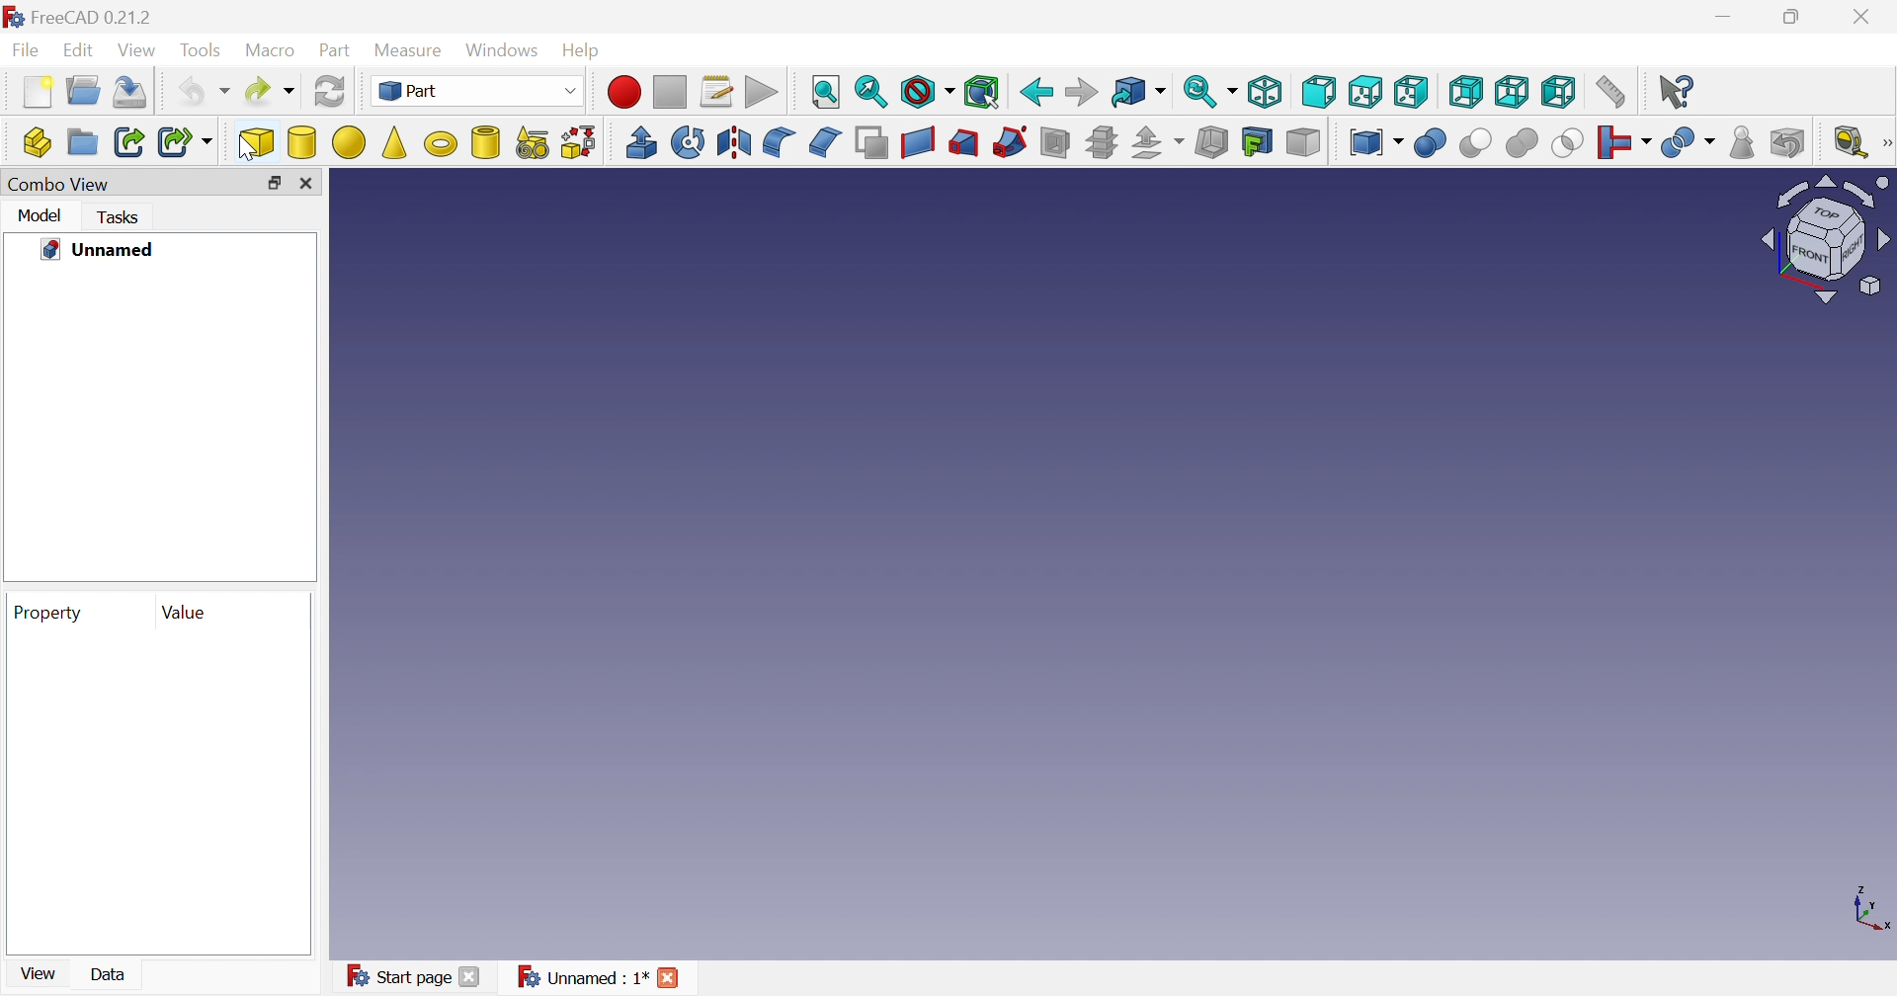 This screenshot has width=1897, height=996. I want to click on Sphere, so click(349, 141).